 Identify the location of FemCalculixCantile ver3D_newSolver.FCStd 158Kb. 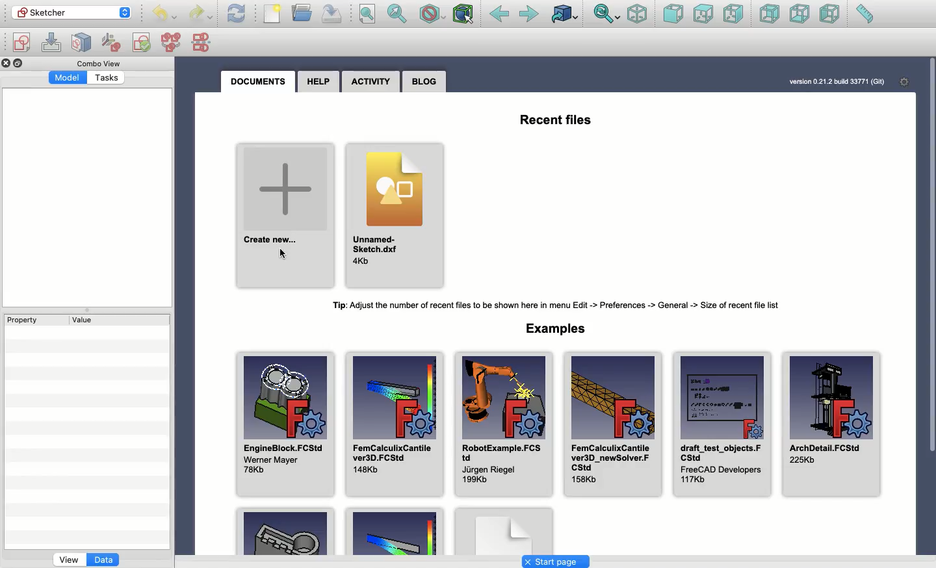
(613, 424).